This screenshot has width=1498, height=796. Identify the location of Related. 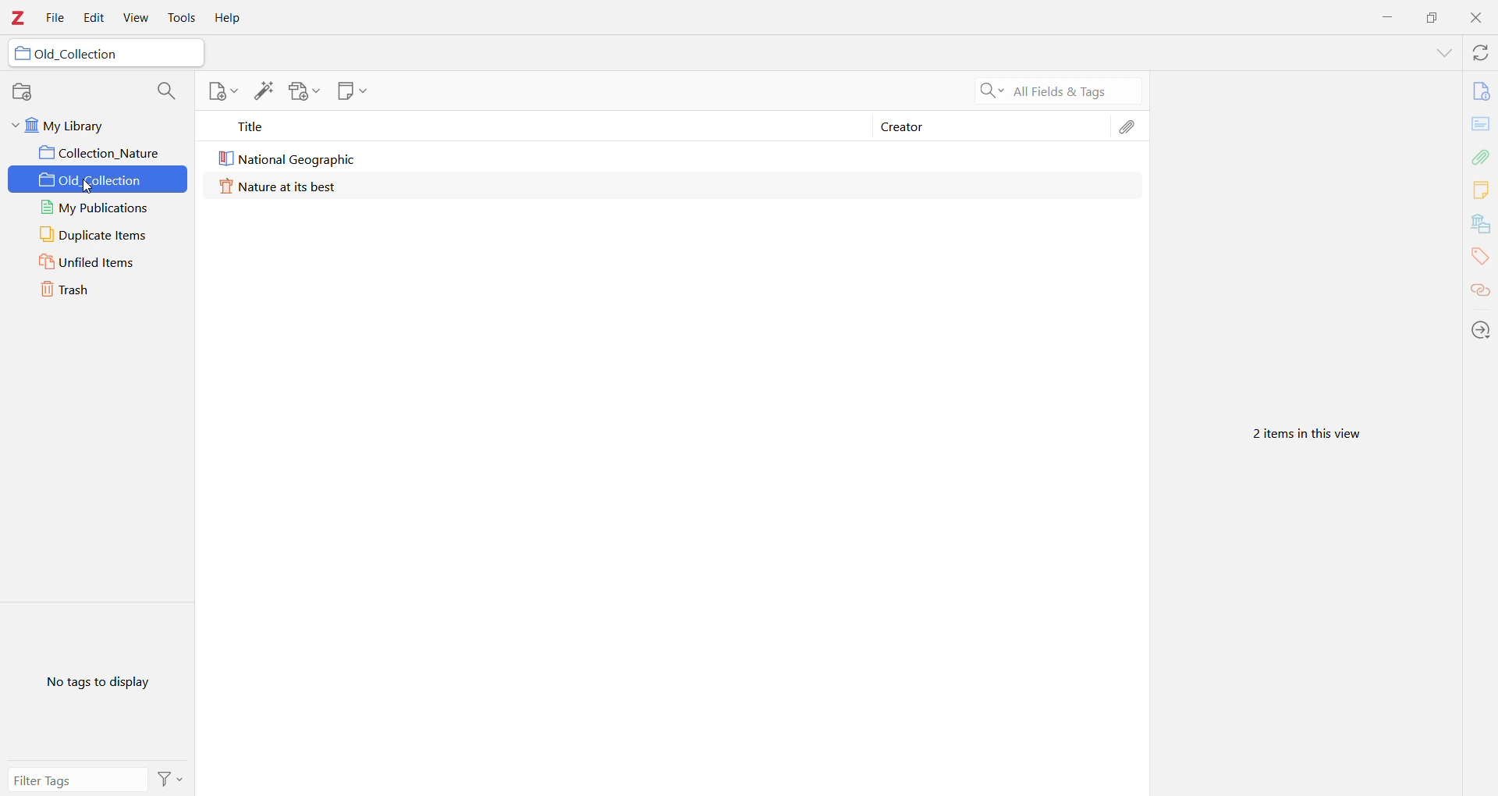
(1481, 292).